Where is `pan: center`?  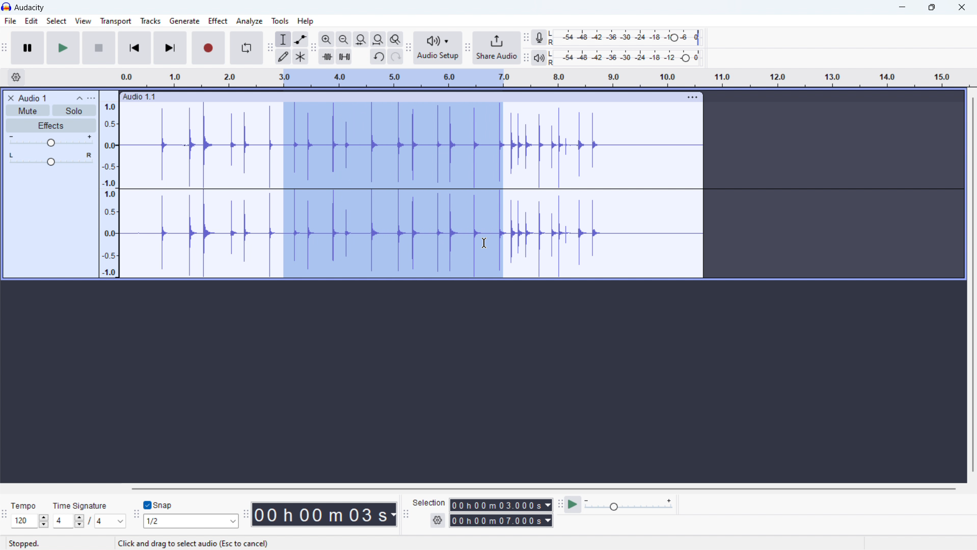
pan: center is located at coordinates (51, 159).